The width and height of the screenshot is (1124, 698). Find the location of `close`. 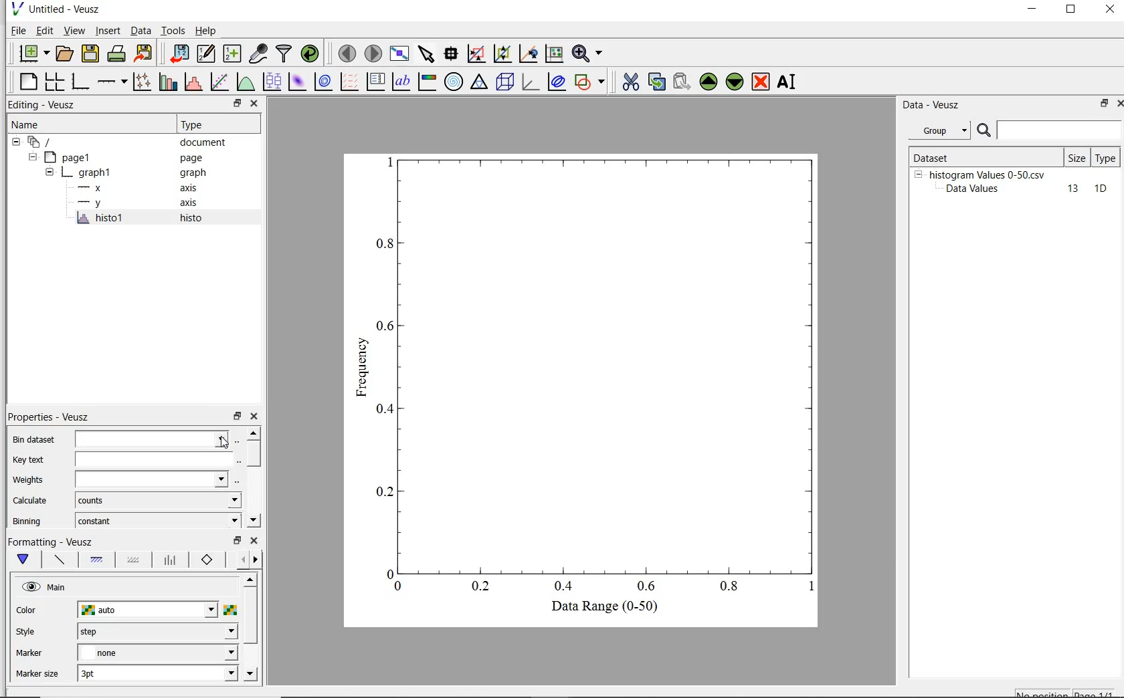

close is located at coordinates (1117, 105).